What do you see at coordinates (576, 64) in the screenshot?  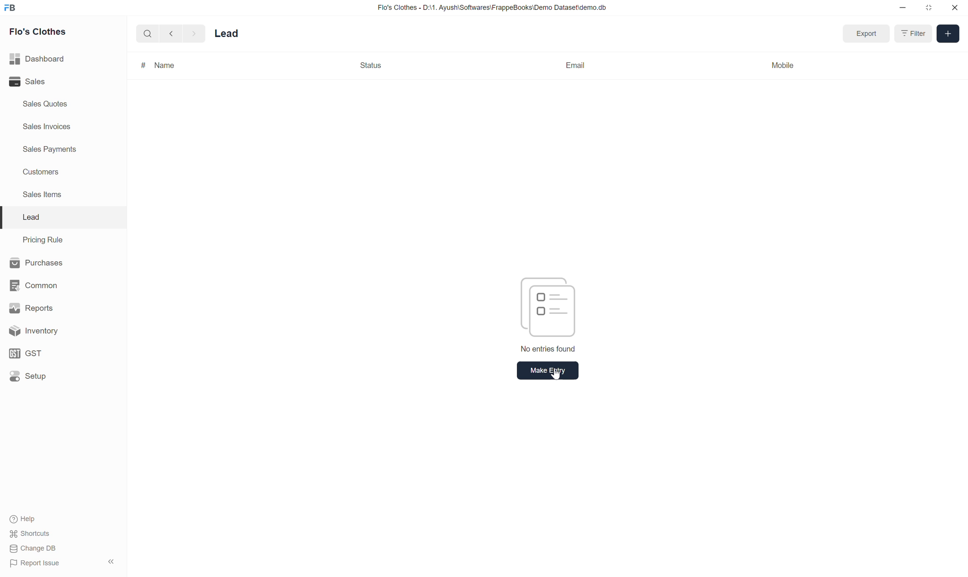 I see `Email` at bounding box center [576, 64].